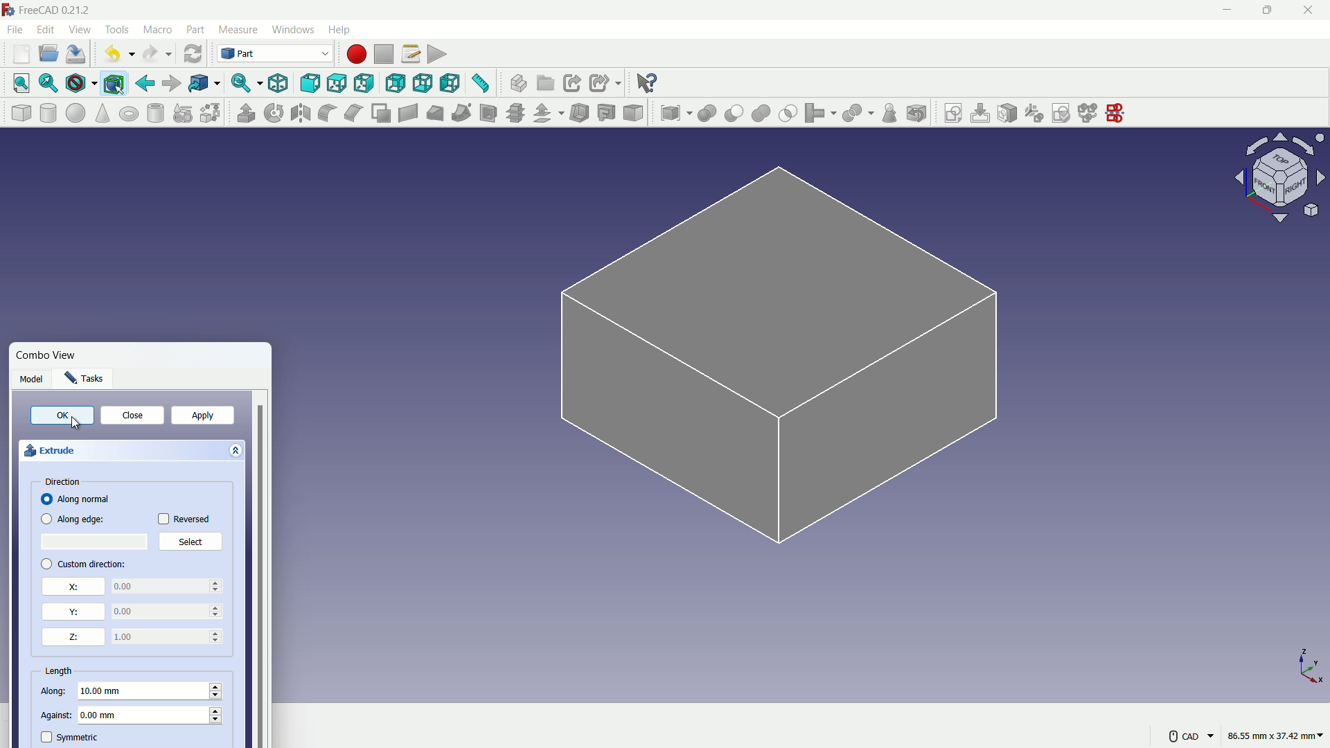 The height and width of the screenshot is (748, 1330). Describe the element at coordinates (57, 691) in the screenshot. I see `along length` at that location.